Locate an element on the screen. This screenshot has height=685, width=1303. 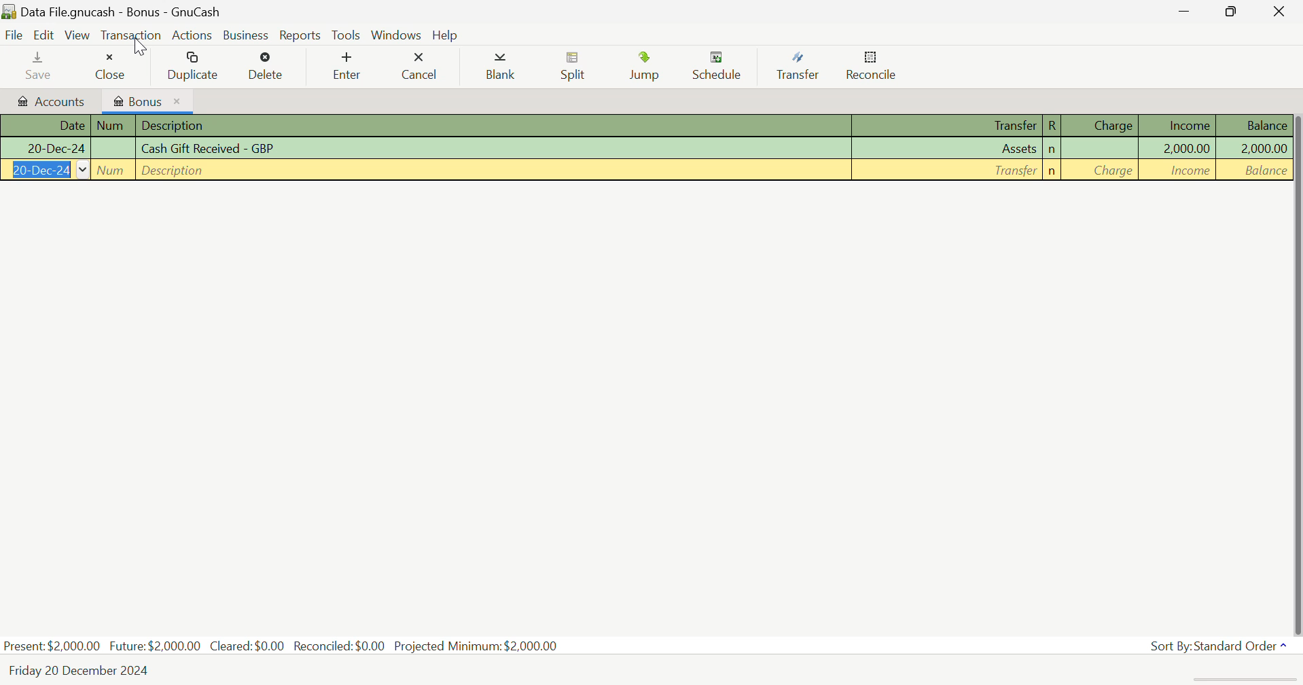
Edit is located at coordinates (46, 35).